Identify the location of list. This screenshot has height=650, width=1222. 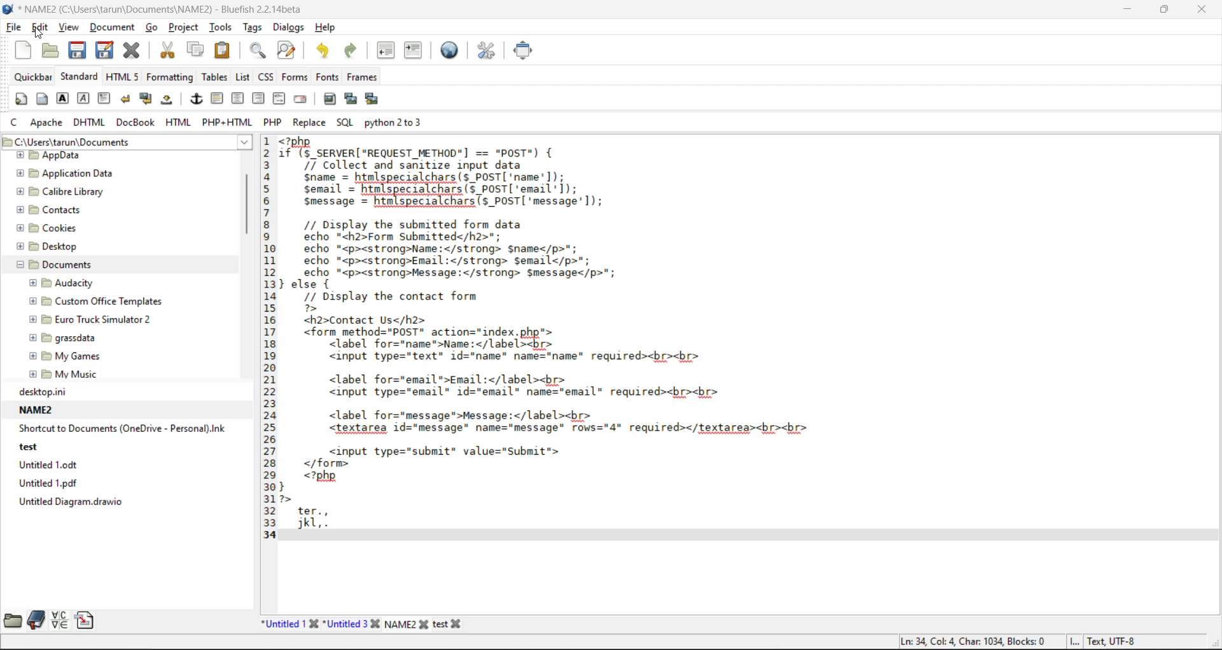
(241, 78).